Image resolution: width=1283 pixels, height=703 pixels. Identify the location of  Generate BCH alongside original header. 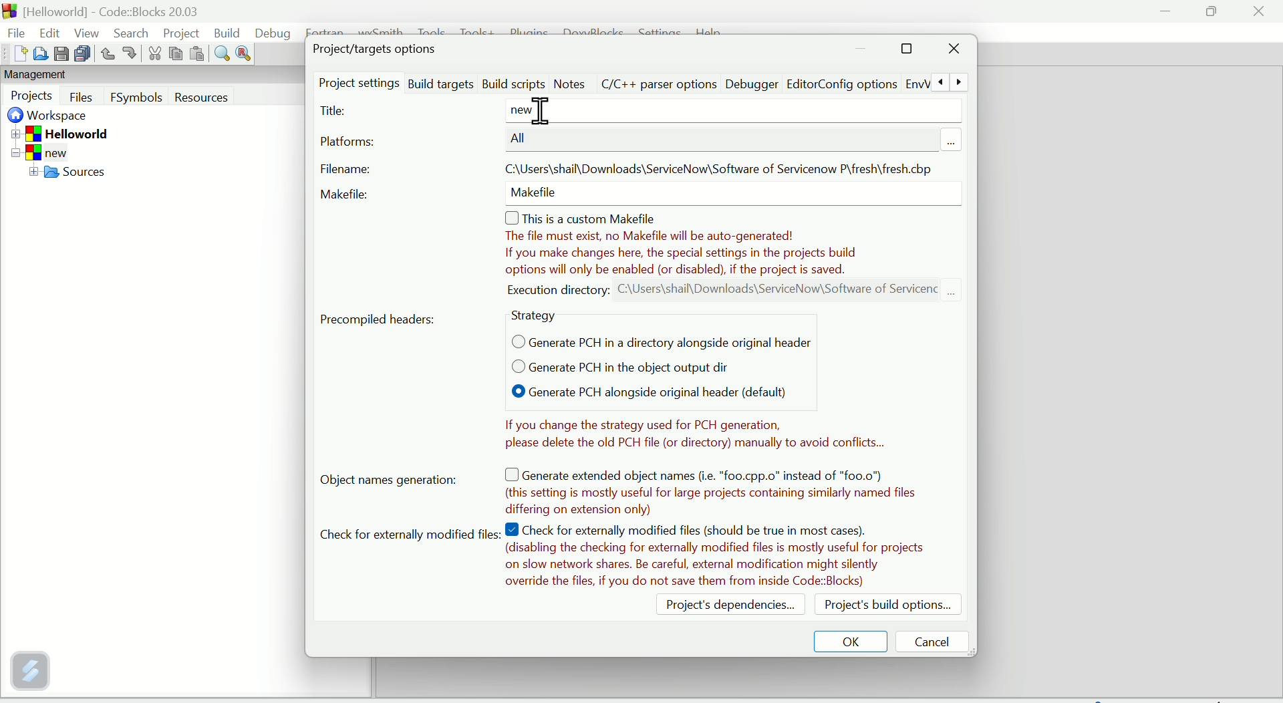
(633, 393).